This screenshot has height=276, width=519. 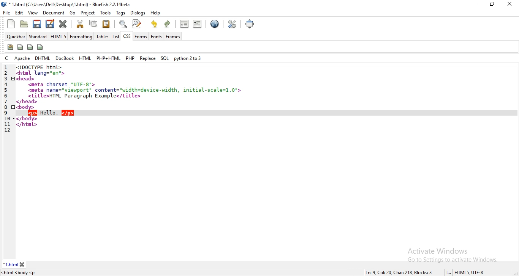 I want to click on fonts, so click(x=156, y=36).